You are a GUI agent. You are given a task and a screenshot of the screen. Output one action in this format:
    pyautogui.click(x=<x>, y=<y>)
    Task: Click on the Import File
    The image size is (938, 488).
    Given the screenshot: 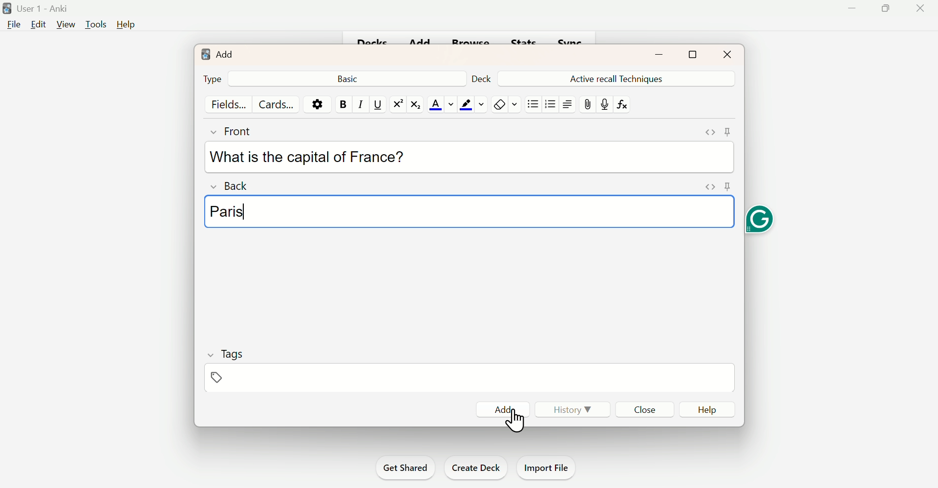 What is the action you would take?
    pyautogui.click(x=548, y=468)
    